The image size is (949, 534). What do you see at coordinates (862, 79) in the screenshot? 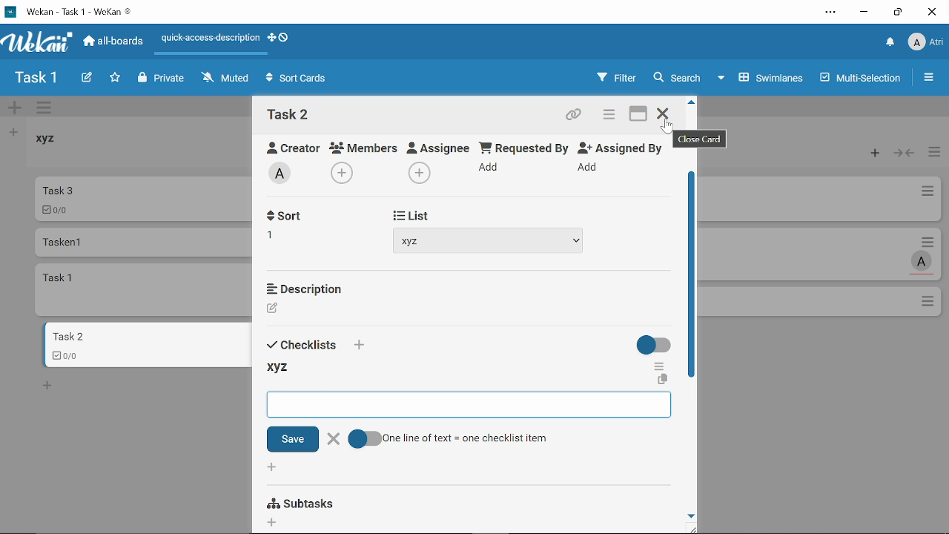
I see `Multilanes` at bounding box center [862, 79].